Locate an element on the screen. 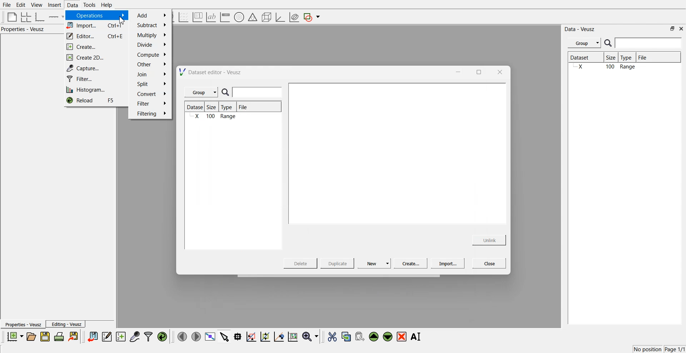 The image size is (686, 353). filters is located at coordinates (148, 337).